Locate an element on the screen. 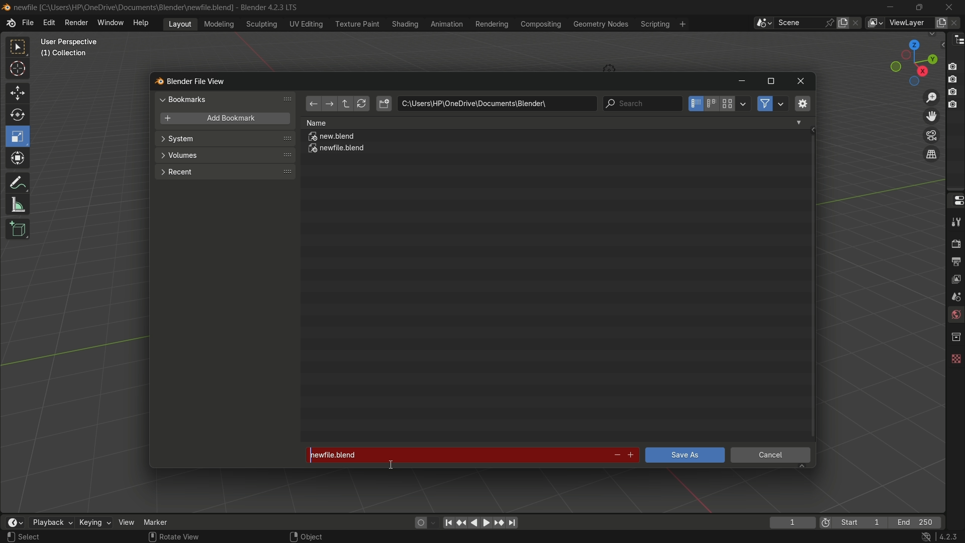 The width and height of the screenshot is (965, 543). vertical list is located at coordinates (695, 104).